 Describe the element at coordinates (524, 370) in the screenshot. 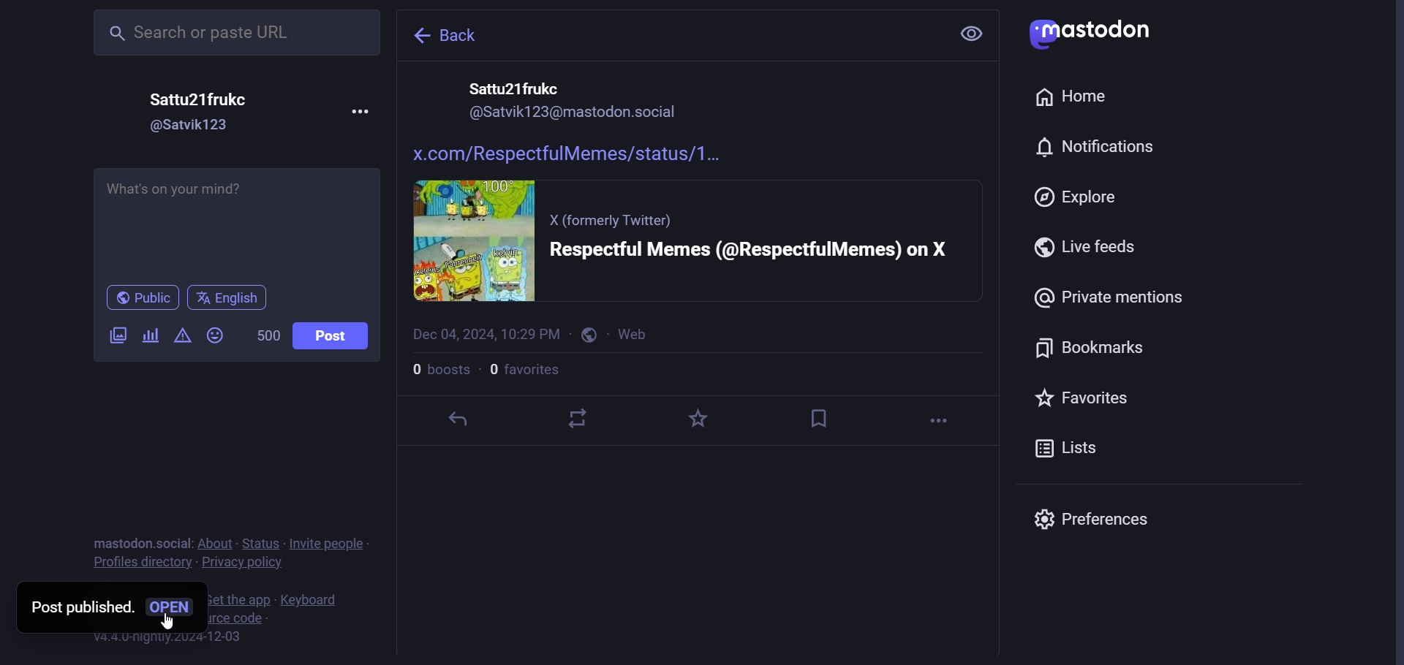

I see `favorites` at that location.